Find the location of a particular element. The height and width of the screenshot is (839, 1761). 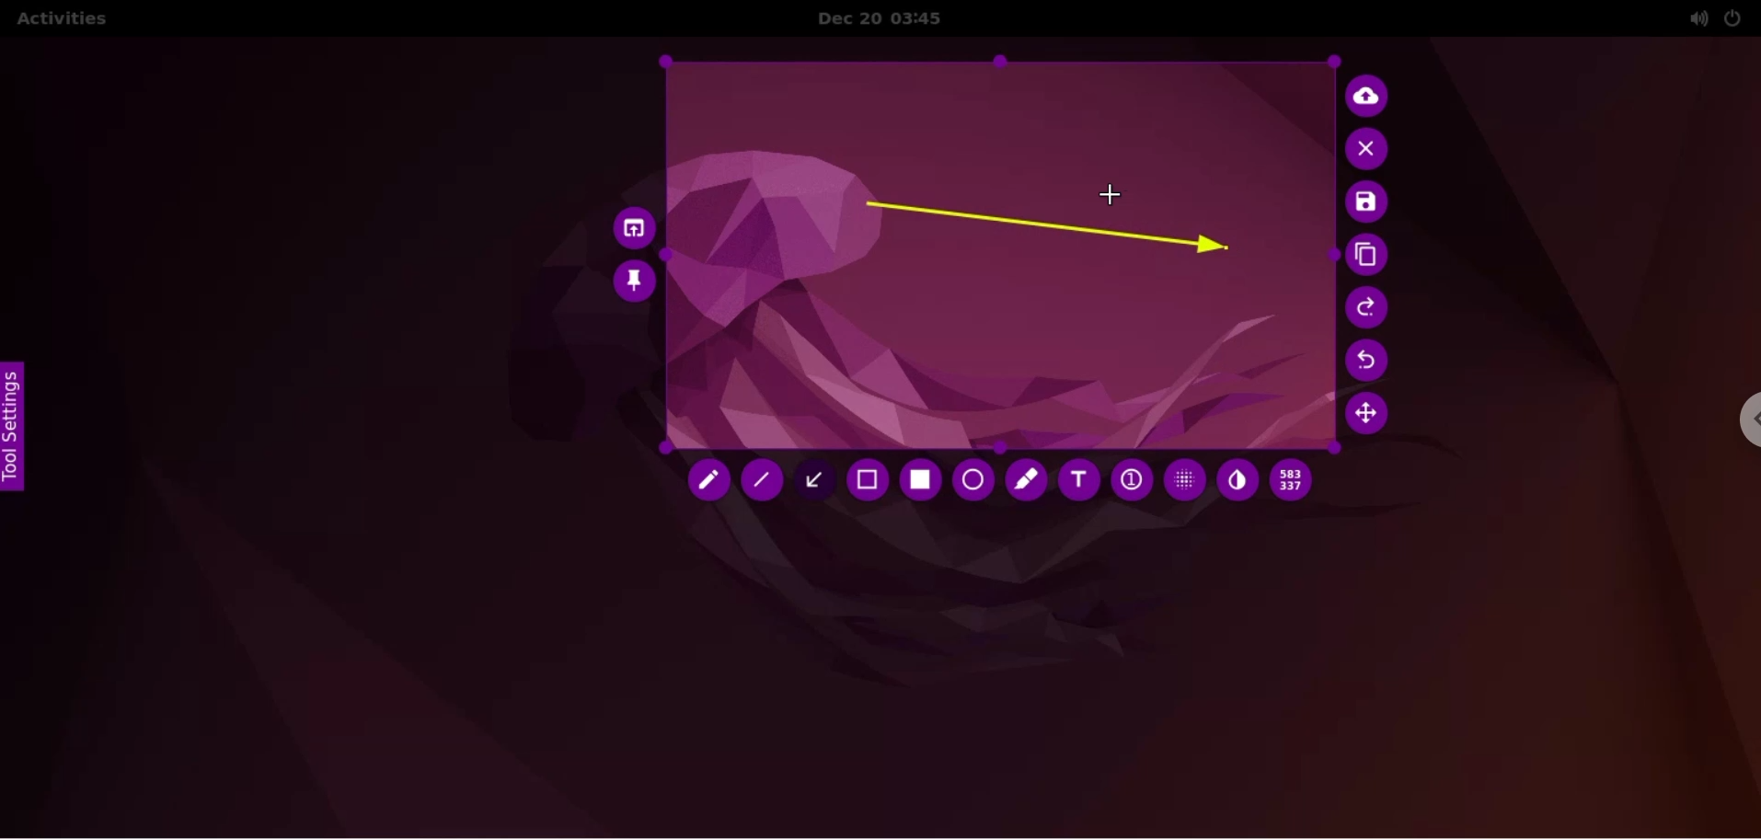

cancel capture is located at coordinates (1370, 150).